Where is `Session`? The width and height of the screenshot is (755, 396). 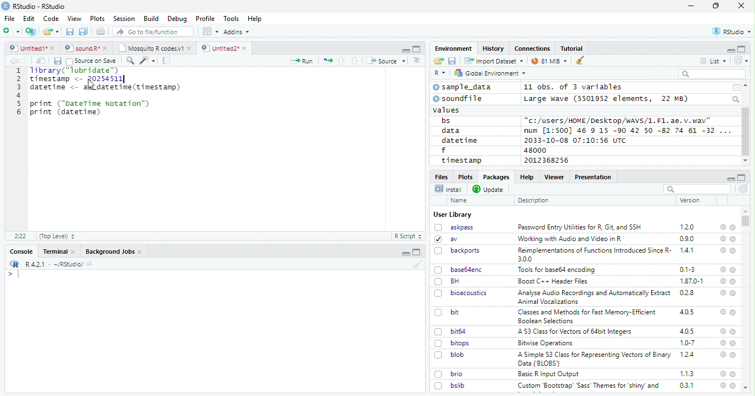 Session is located at coordinates (123, 19).